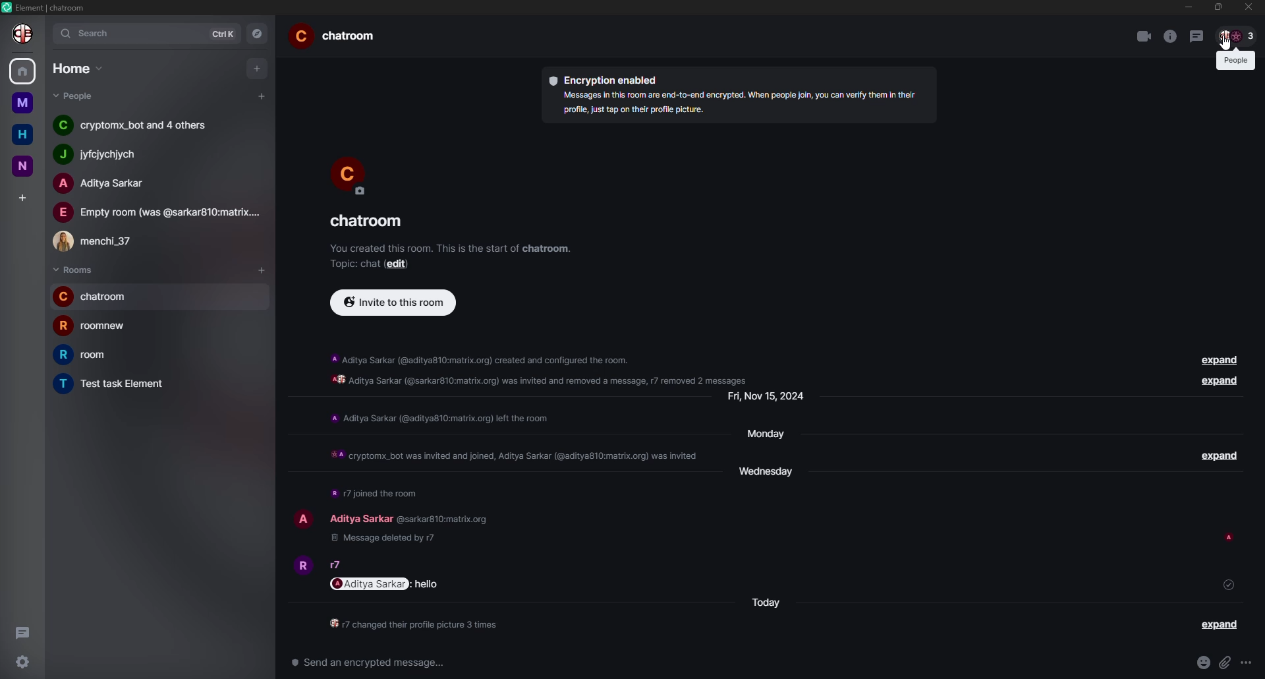 The width and height of the screenshot is (1265, 679). What do you see at coordinates (47, 9) in the screenshot?
I see `element` at bounding box center [47, 9].